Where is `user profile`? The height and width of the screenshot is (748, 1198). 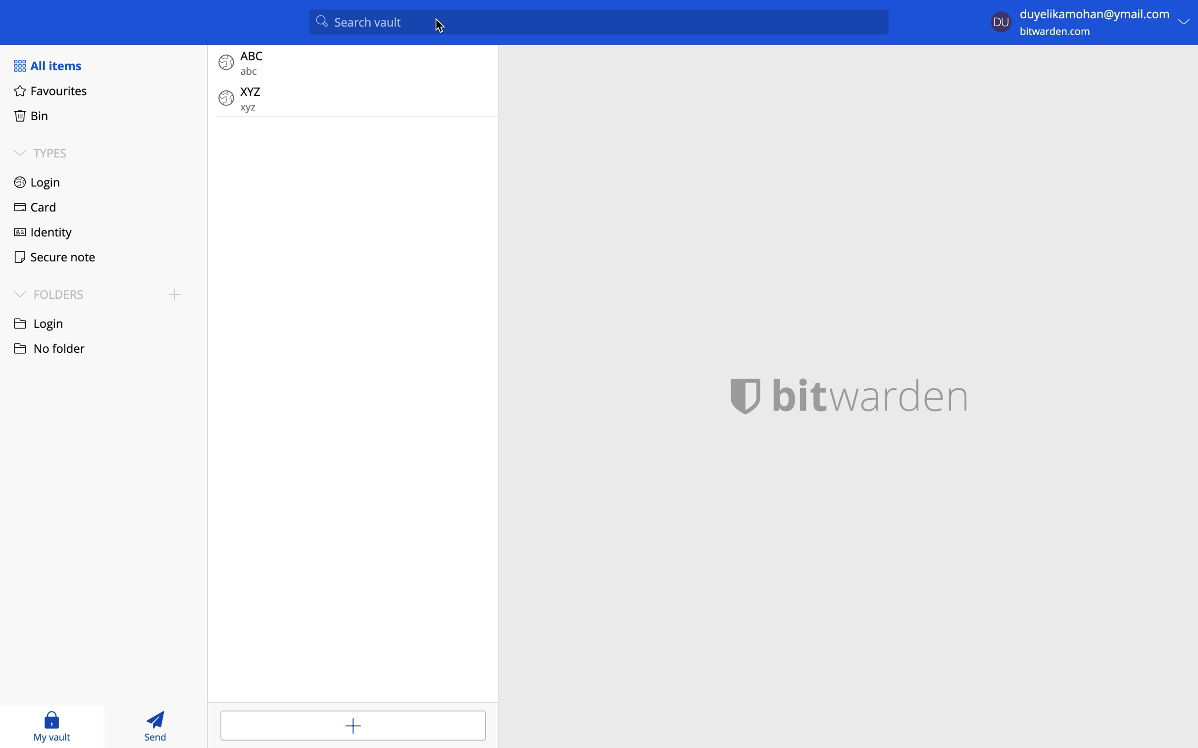
user profile is located at coordinates (1000, 20).